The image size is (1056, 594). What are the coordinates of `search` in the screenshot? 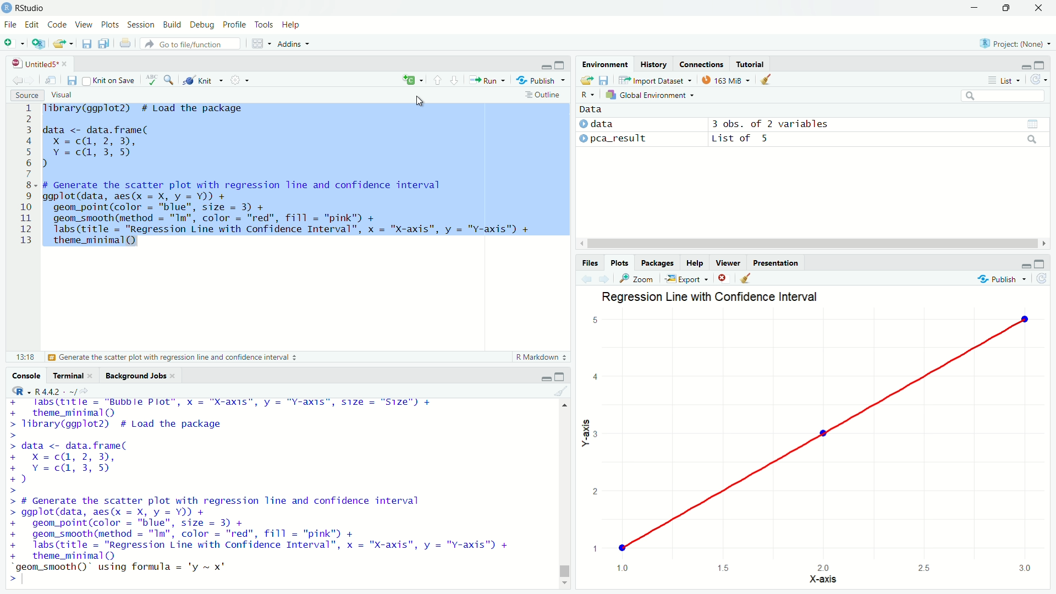 It's located at (1032, 140).